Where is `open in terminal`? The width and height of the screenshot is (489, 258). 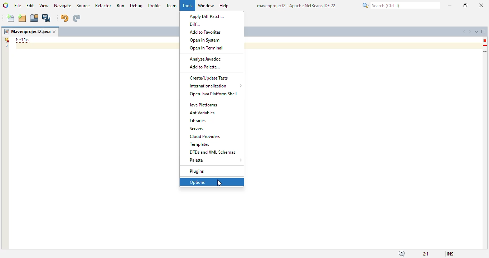
open in terminal is located at coordinates (207, 48).